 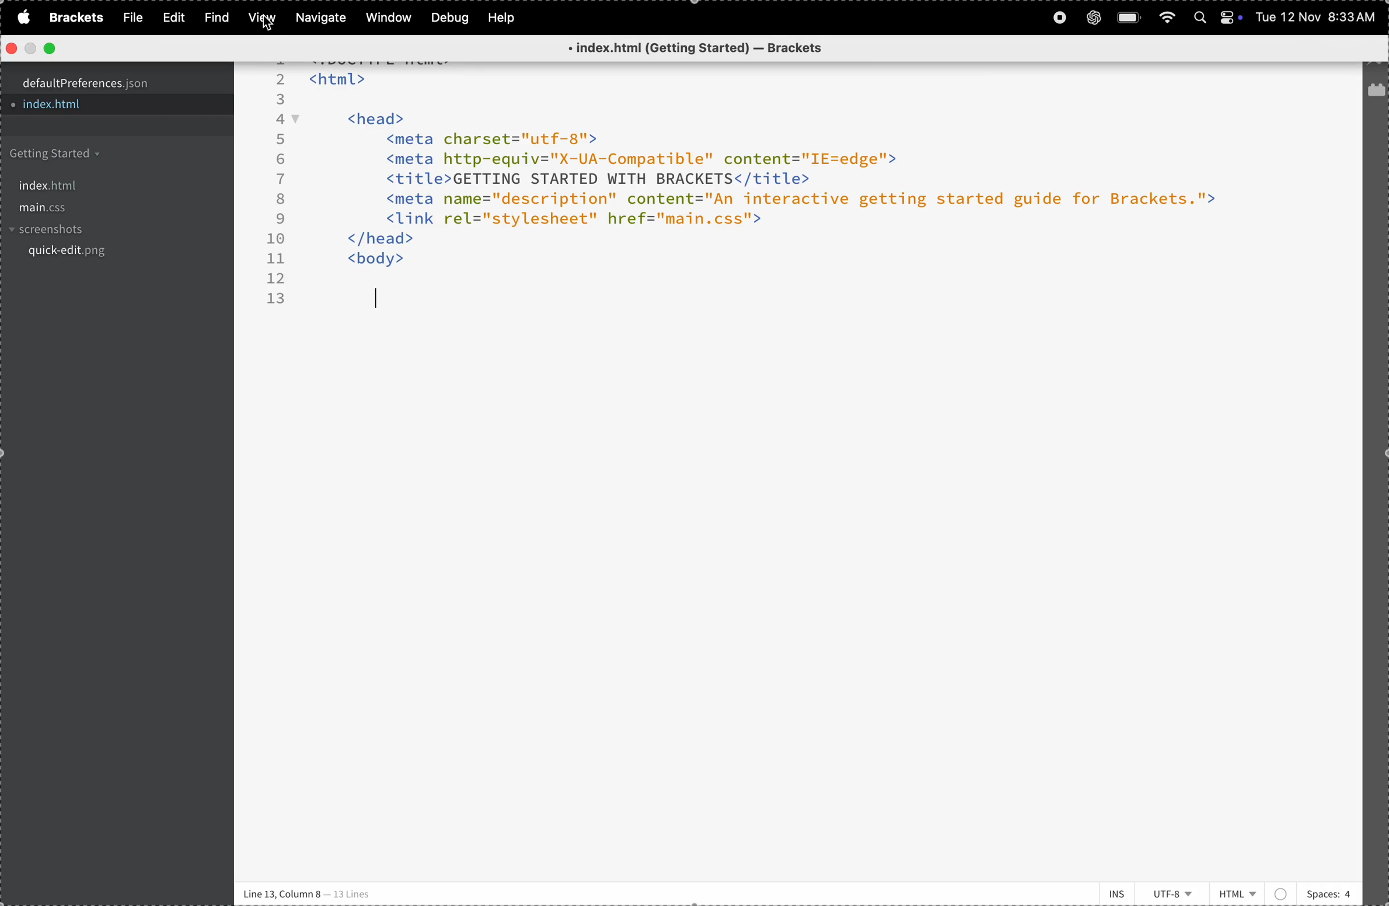 I want to click on 12 13, so click(x=277, y=290).